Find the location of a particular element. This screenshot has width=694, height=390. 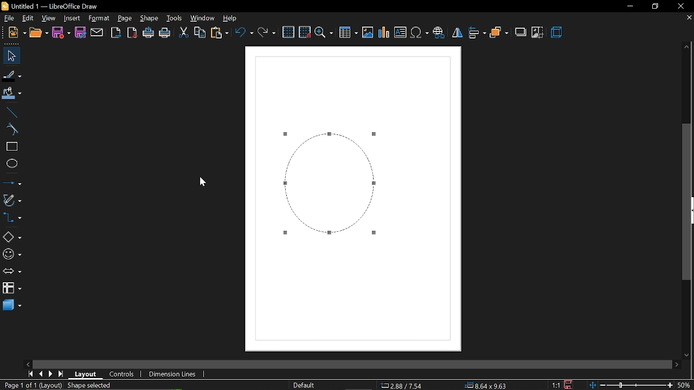

shadow is located at coordinates (521, 32).